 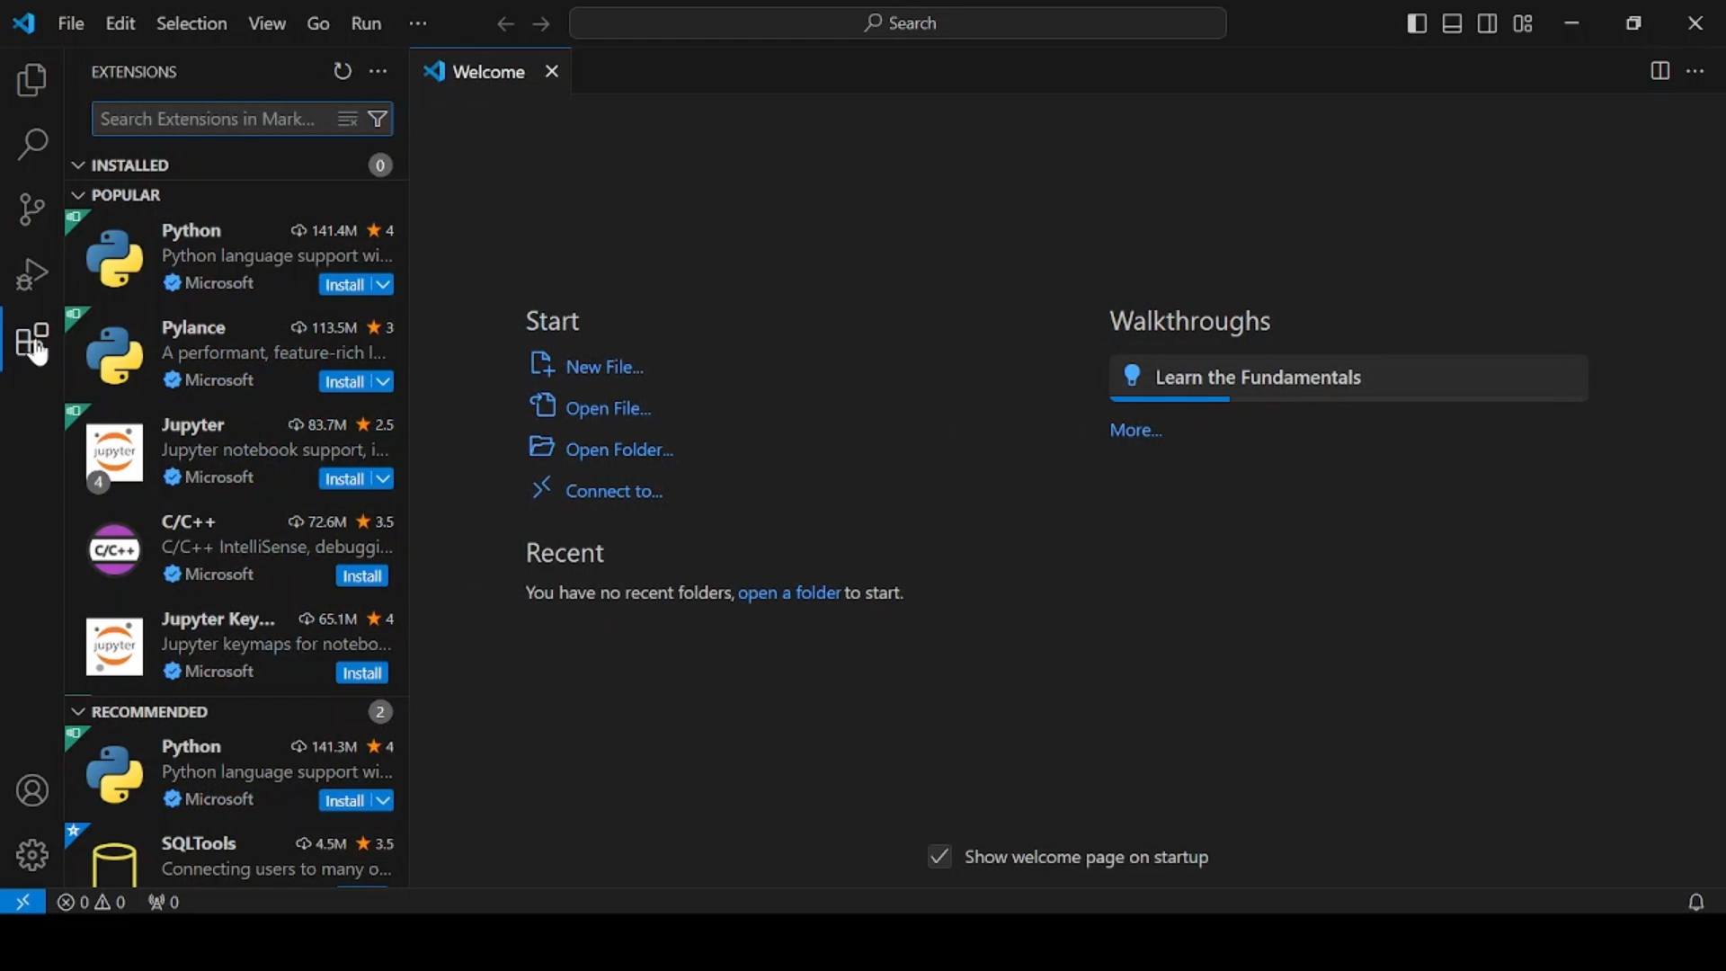 I want to click on welcome tab, so click(x=493, y=74).